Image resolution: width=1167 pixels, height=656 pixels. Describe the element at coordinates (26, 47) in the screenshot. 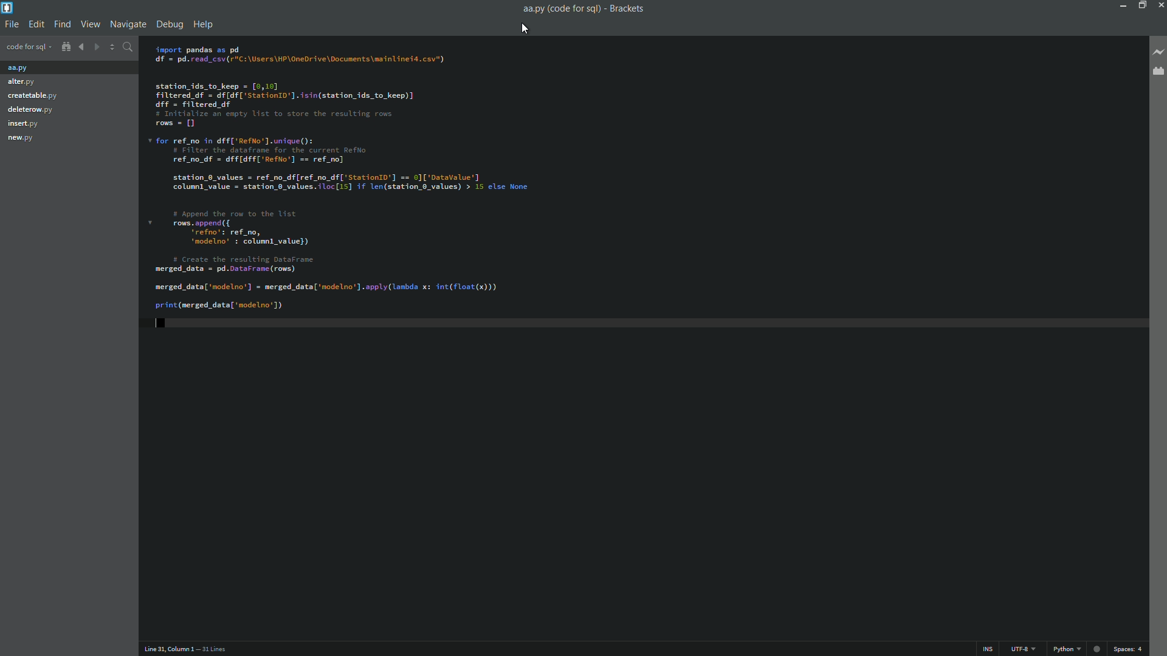

I see `project name` at that location.